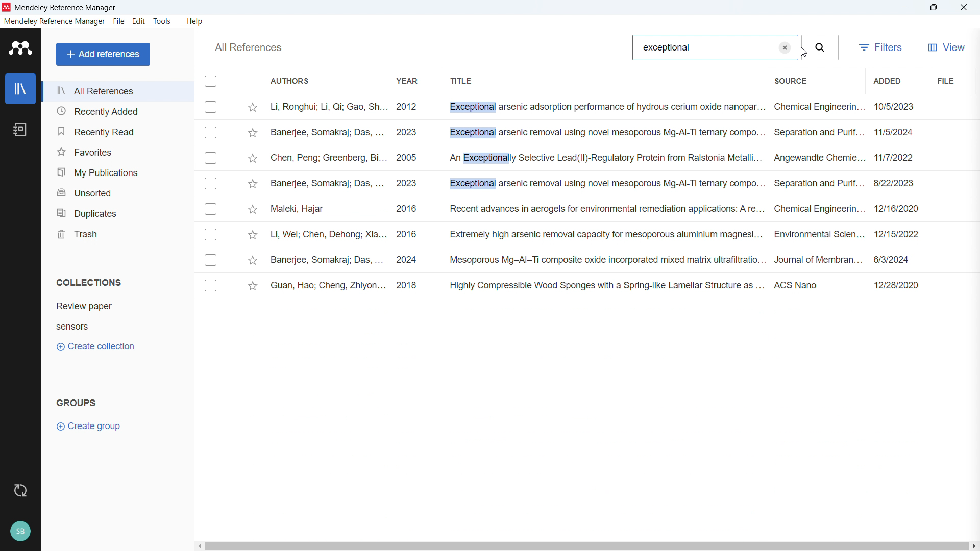  What do you see at coordinates (116, 212) in the screenshot?
I see `Duplicates ` at bounding box center [116, 212].